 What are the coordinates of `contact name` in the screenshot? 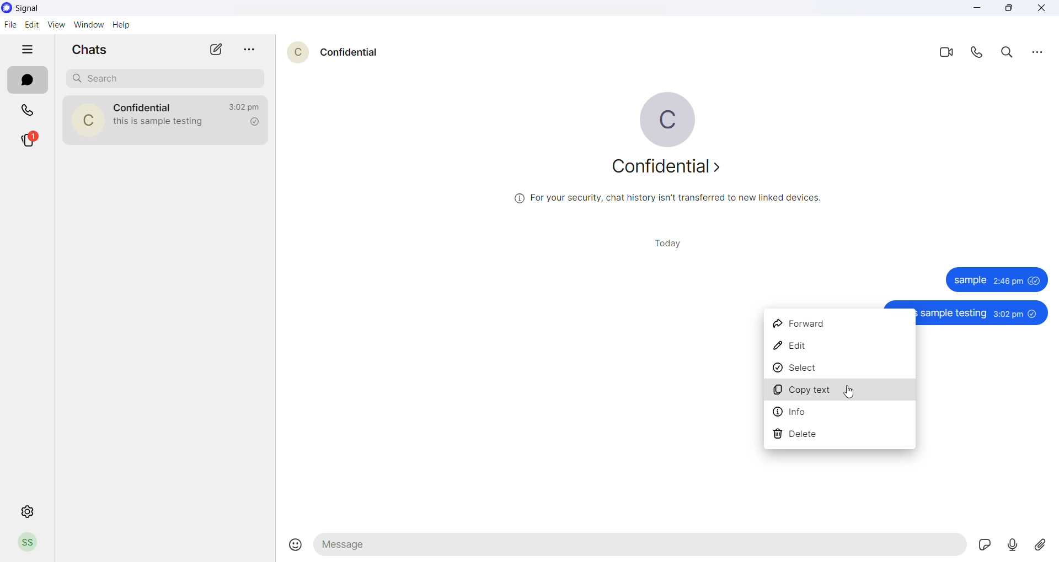 It's located at (349, 52).